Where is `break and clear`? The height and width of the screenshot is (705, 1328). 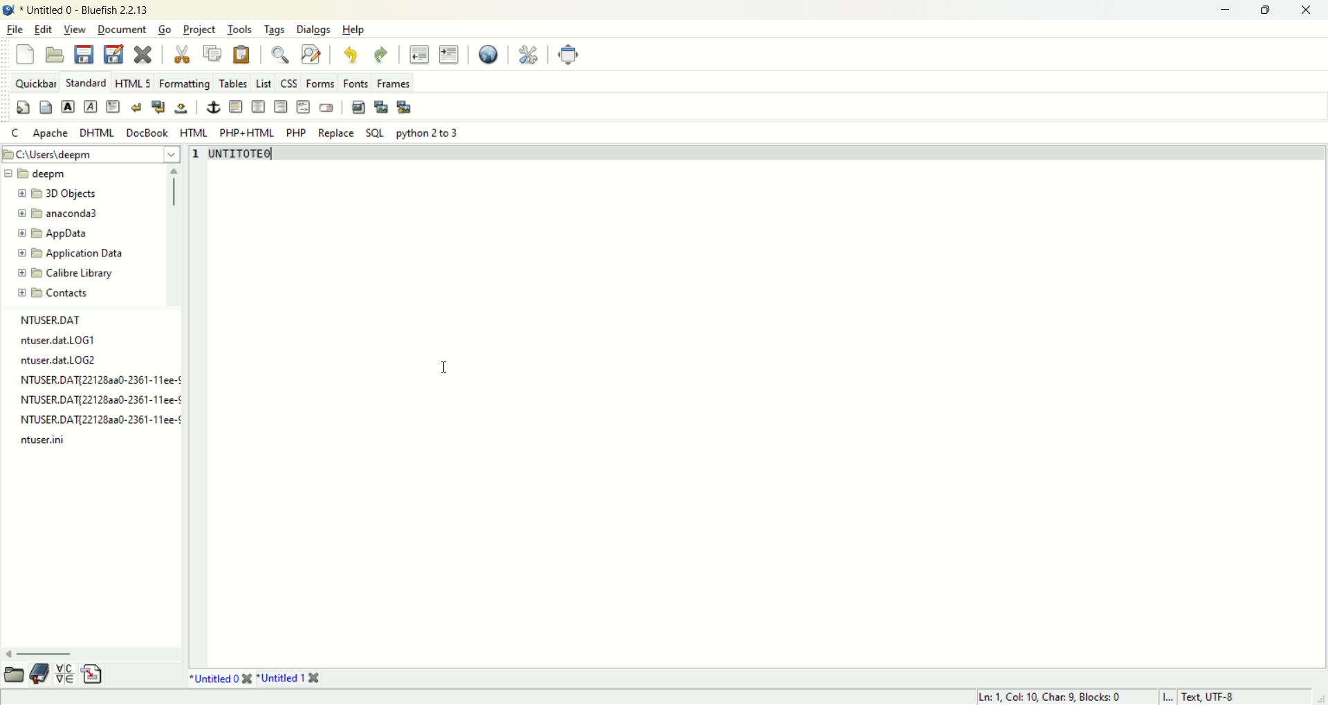
break and clear is located at coordinates (157, 109).